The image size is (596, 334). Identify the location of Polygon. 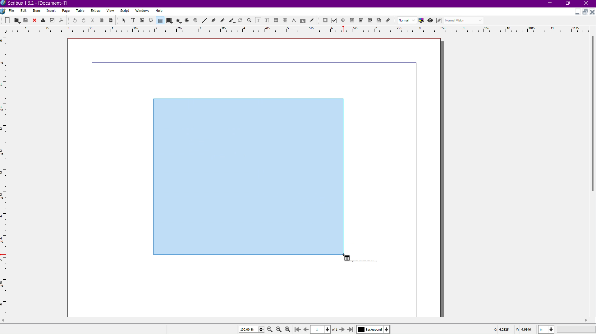
(179, 21).